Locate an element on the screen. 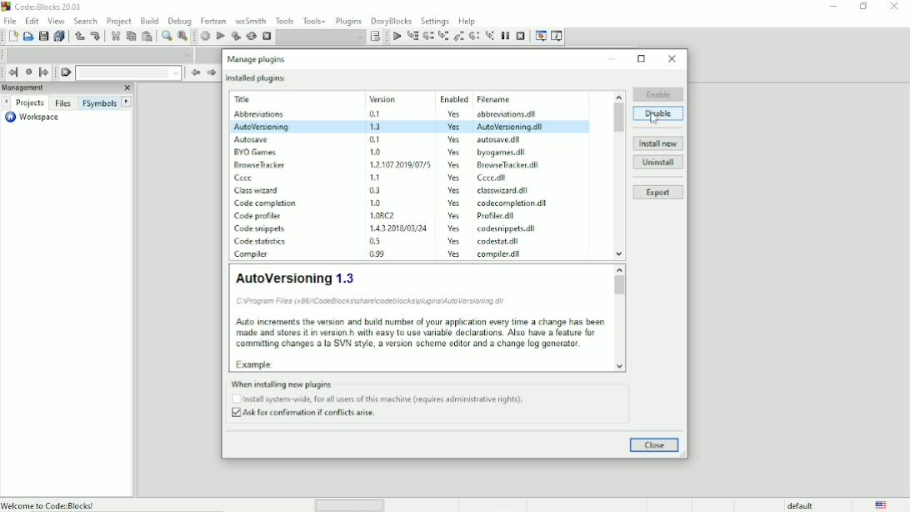 This screenshot has height=512, width=910. Close is located at coordinates (672, 58).